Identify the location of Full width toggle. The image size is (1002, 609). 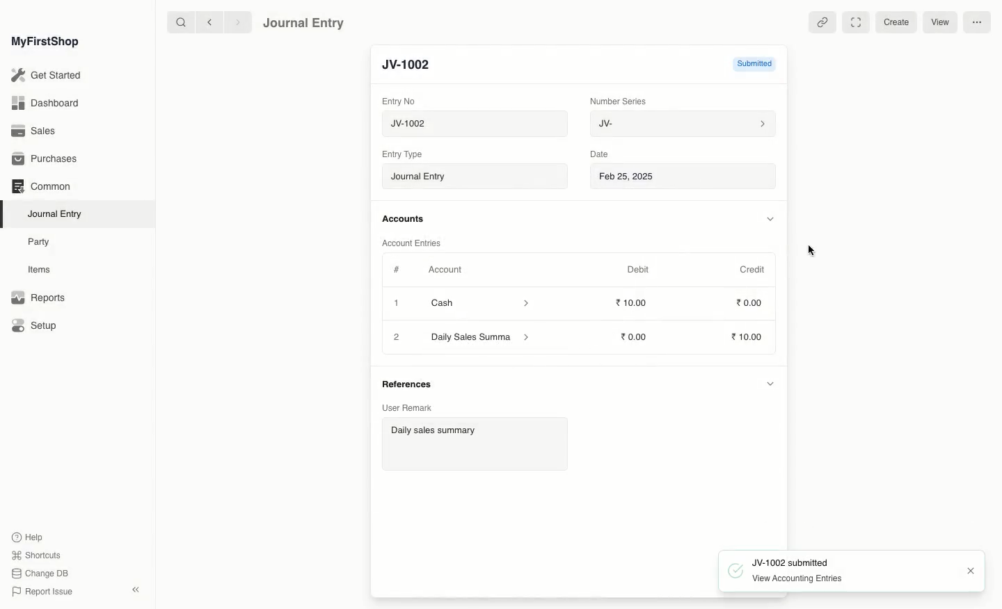
(858, 22).